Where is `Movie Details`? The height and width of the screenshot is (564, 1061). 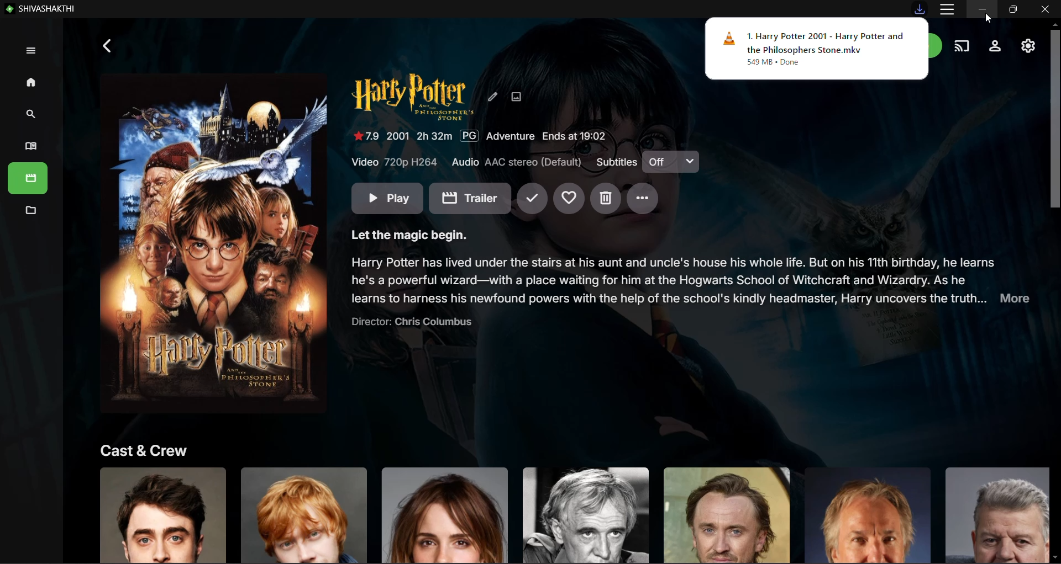
Movie Details is located at coordinates (480, 136).